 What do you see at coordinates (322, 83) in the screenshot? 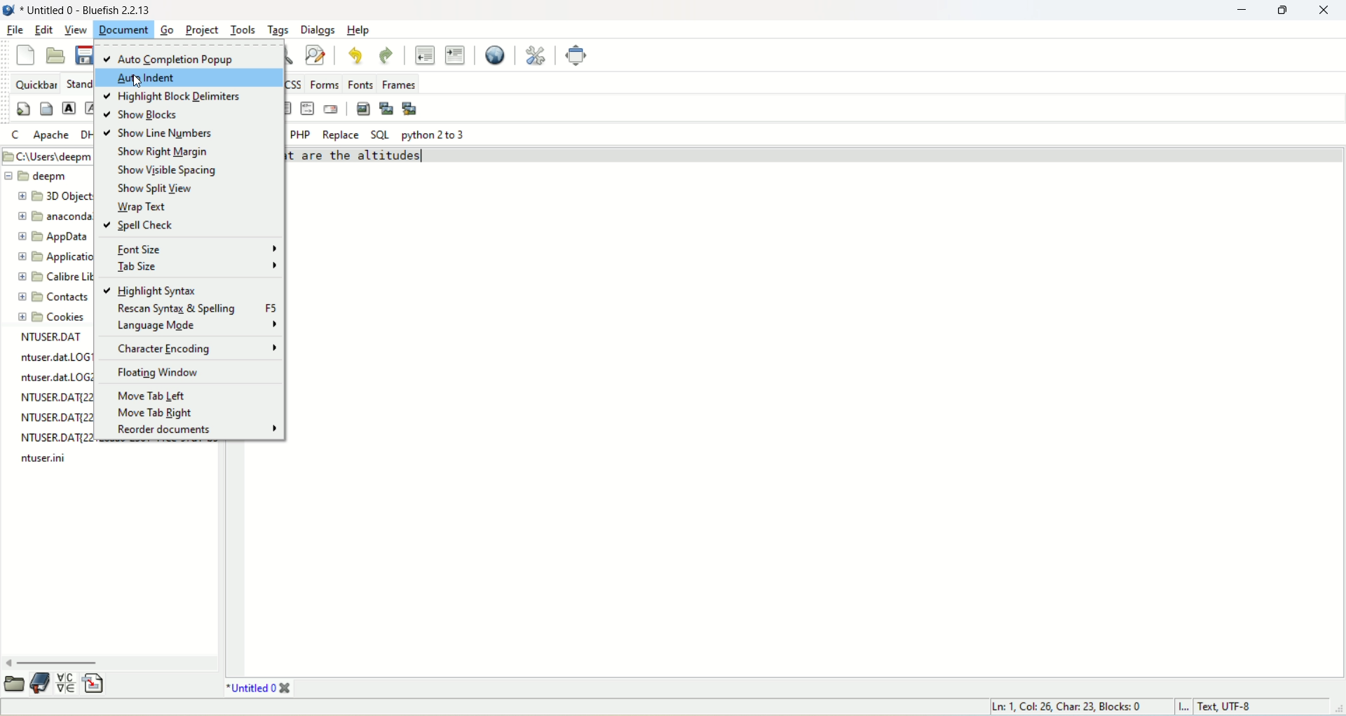
I see `forms` at bounding box center [322, 83].